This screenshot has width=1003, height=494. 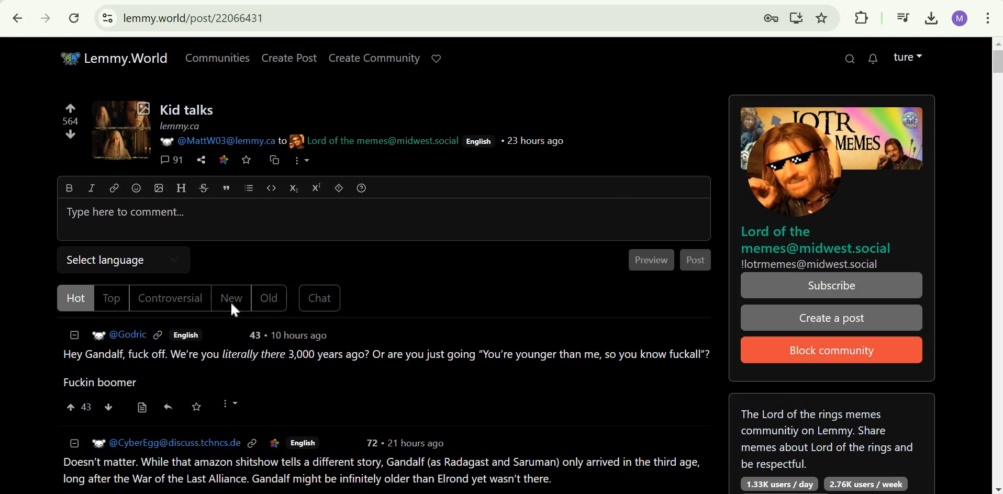 I want to click on View site information, so click(x=107, y=18).